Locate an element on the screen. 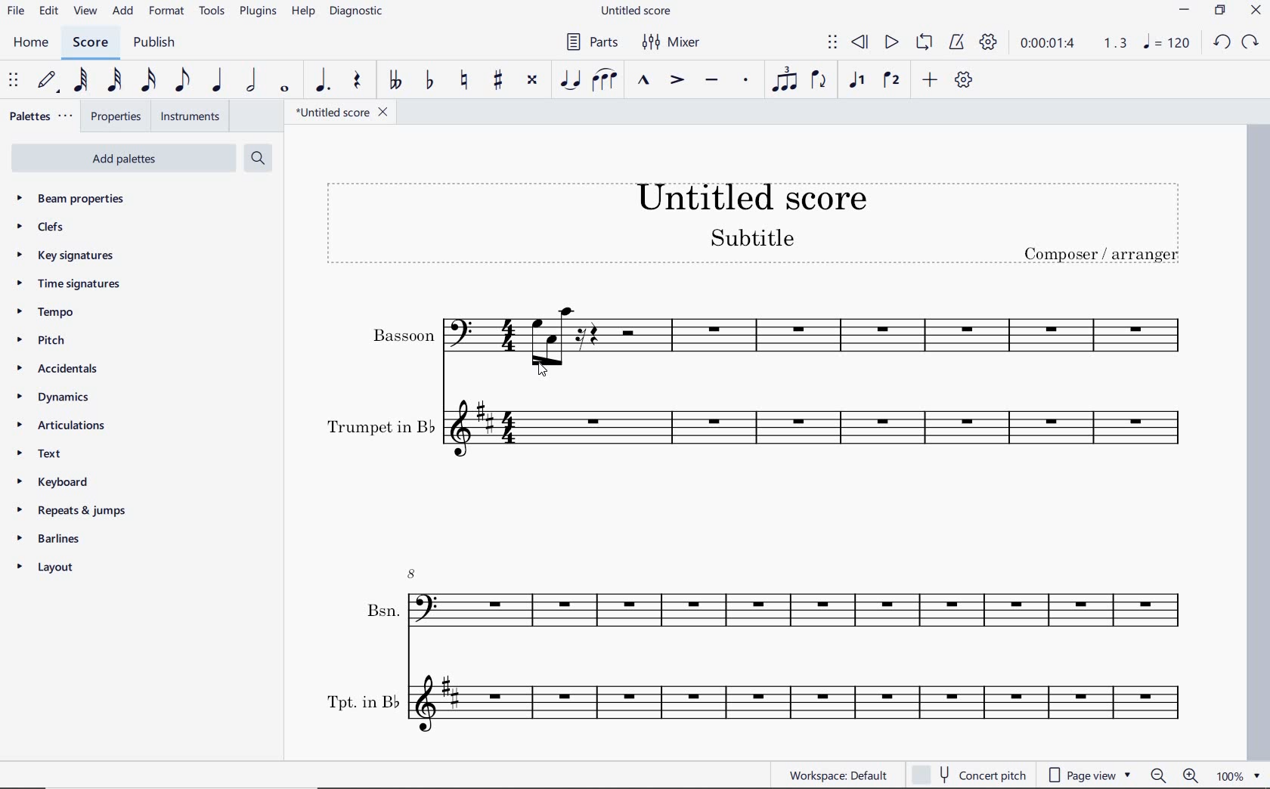  play is located at coordinates (891, 43).